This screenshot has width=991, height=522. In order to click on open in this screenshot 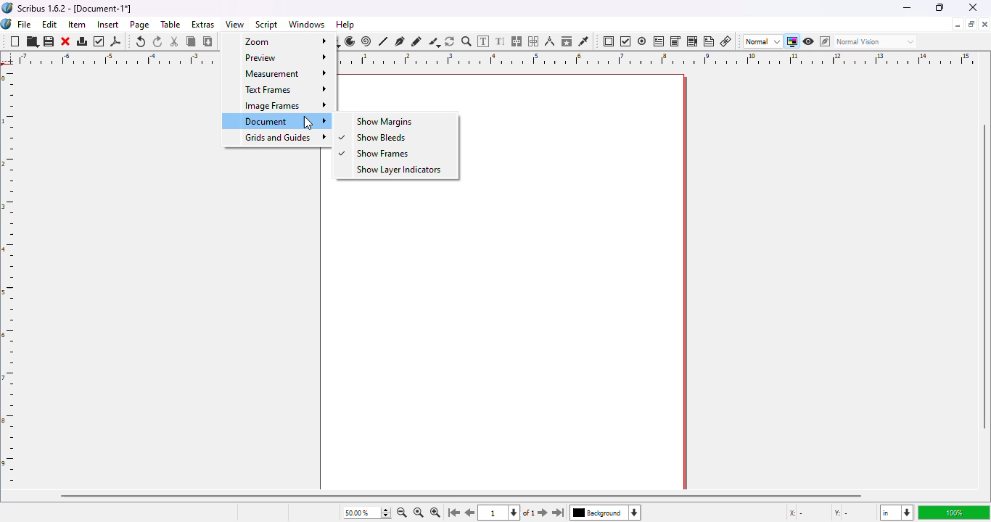, I will do `click(33, 42)`.